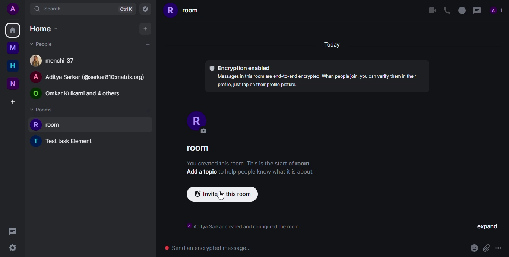 The image size is (509, 257). Describe the element at coordinates (12, 30) in the screenshot. I see `home` at that location.